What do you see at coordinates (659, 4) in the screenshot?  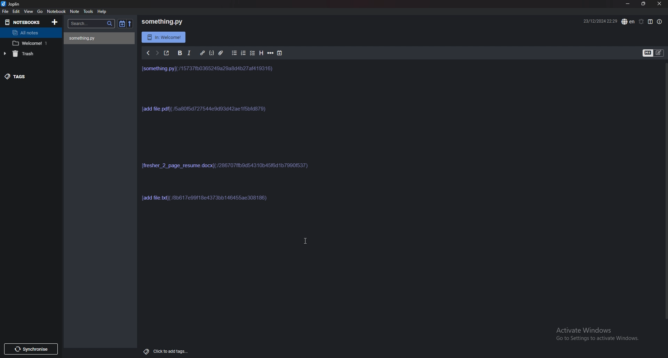 I see `close` at bounding box center [659, 4].